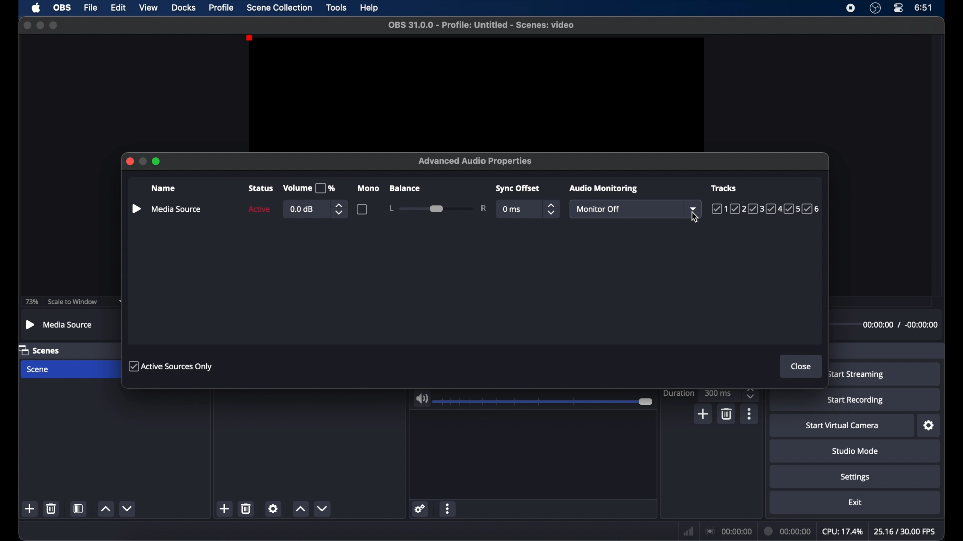 The image size is (963, 541). Describe the element at coordinates (703, 414) in the screenshot. I see `add` at that location.